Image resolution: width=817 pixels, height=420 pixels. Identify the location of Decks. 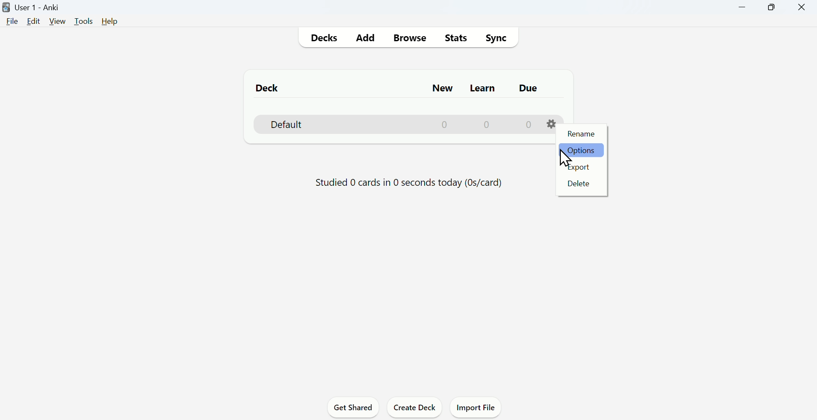
(322, 39).